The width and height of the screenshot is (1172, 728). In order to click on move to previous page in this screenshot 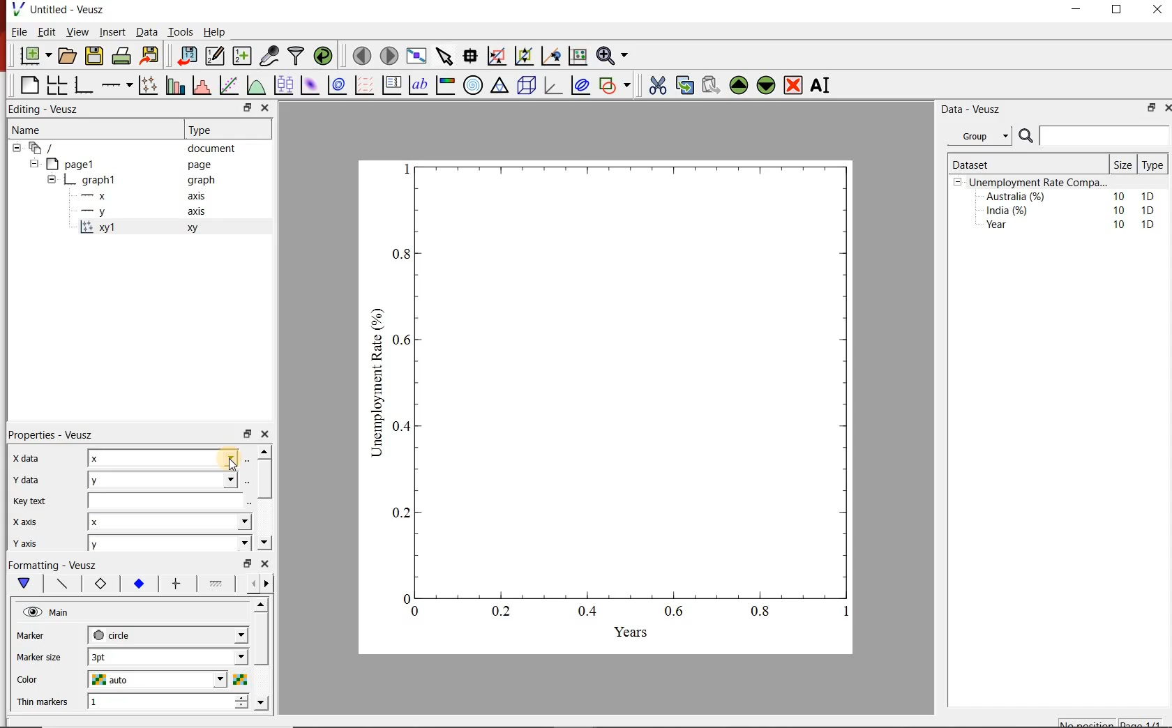, I will do `click(363, 54)`.